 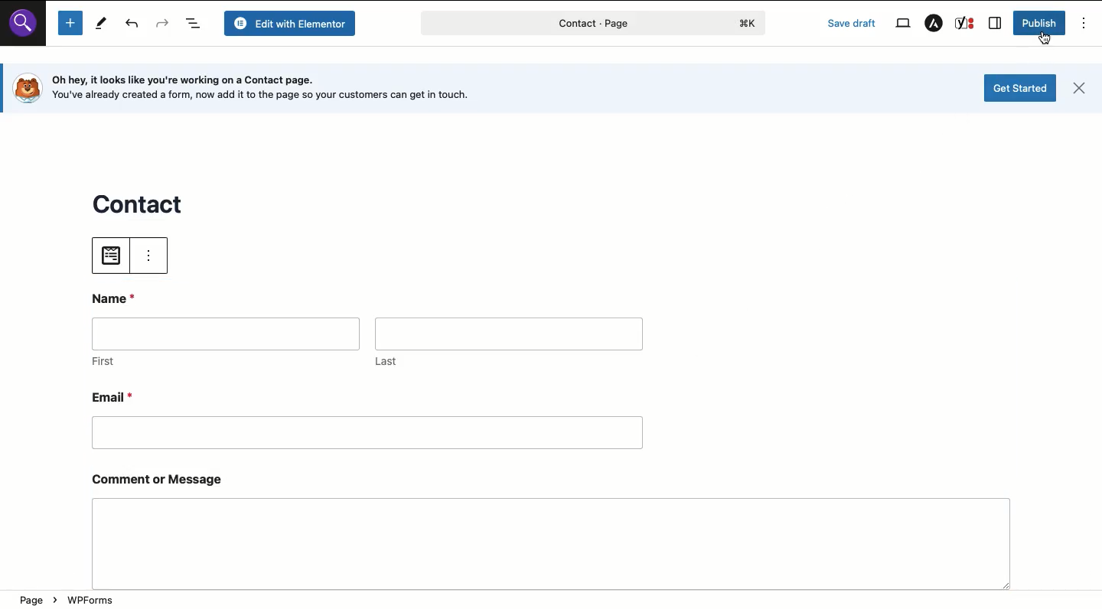 I want to click on Tools, so click(x=99, y=23).